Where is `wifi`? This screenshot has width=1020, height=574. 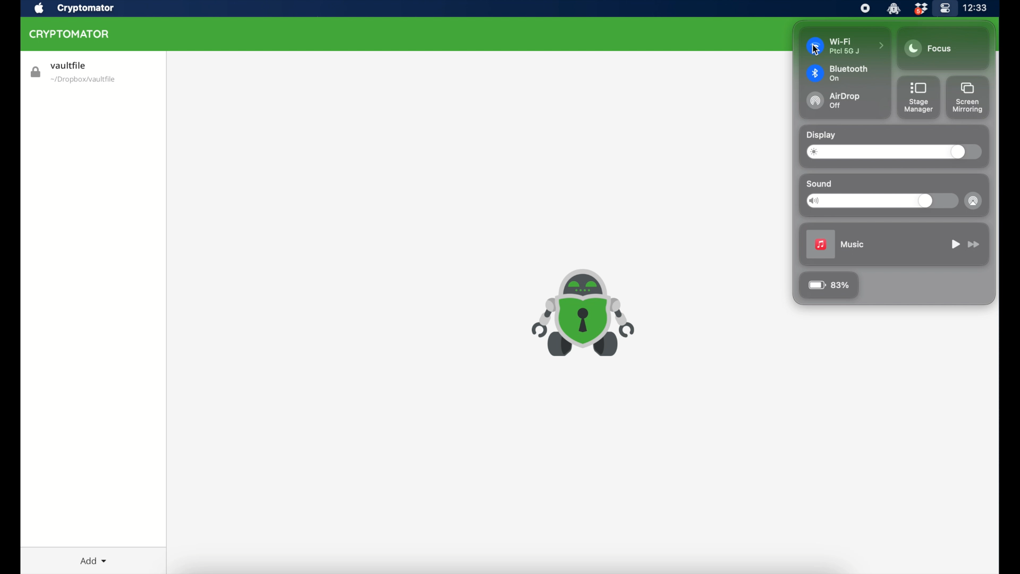 wifi is located at coordinates (845, 46).